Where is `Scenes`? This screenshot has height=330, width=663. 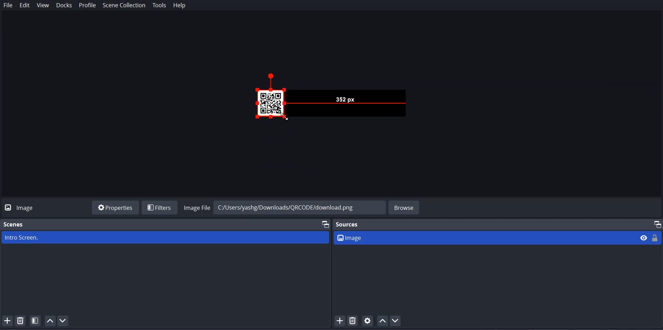 Scenes is located at coordinates (14, 224).